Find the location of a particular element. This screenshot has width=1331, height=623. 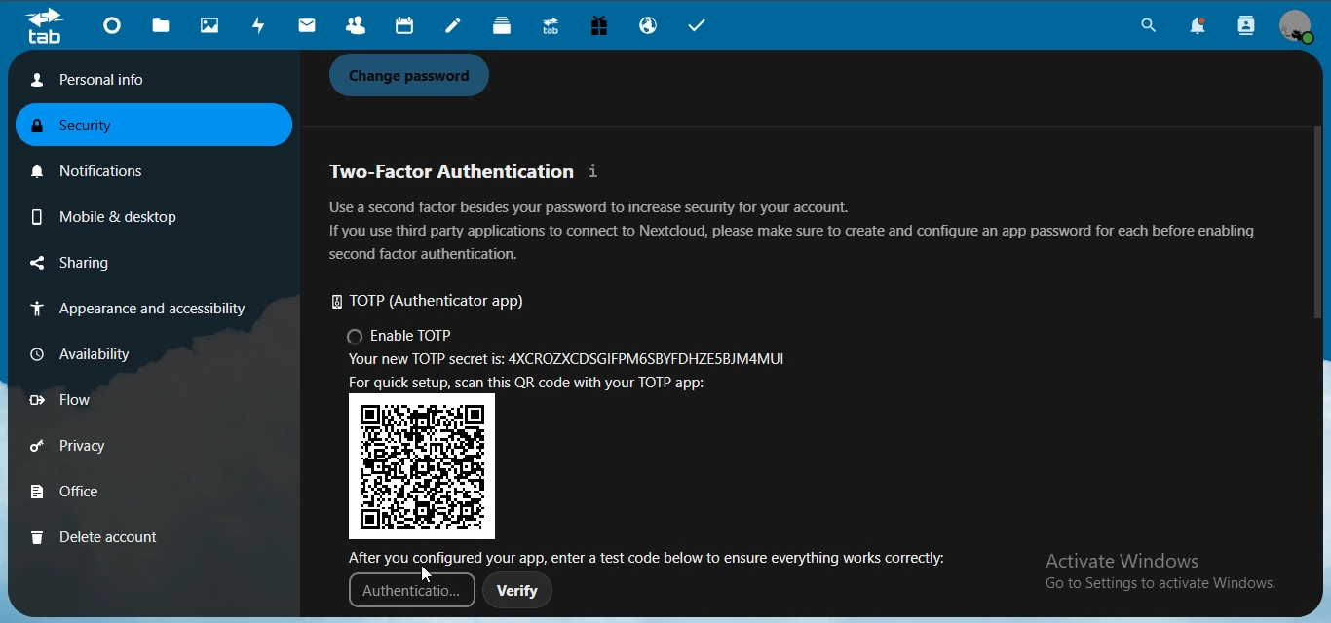

privacy is located at coordinates (95, 449).